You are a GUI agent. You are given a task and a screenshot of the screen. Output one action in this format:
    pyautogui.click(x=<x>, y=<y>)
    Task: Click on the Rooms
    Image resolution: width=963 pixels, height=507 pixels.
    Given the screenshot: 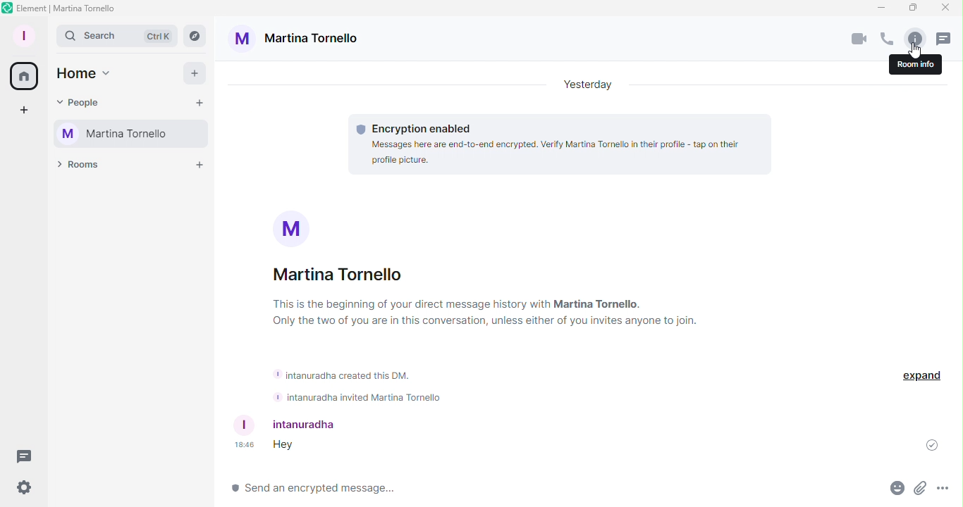 What is the action you would take?
    pyautogui.click(x=76, y=165)
    